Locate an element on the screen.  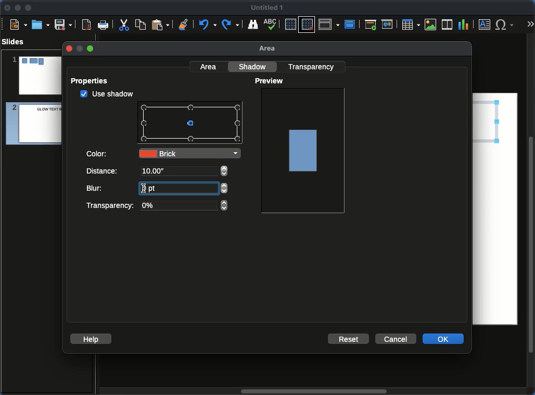
Current slide is located at coordinates (389, 24).